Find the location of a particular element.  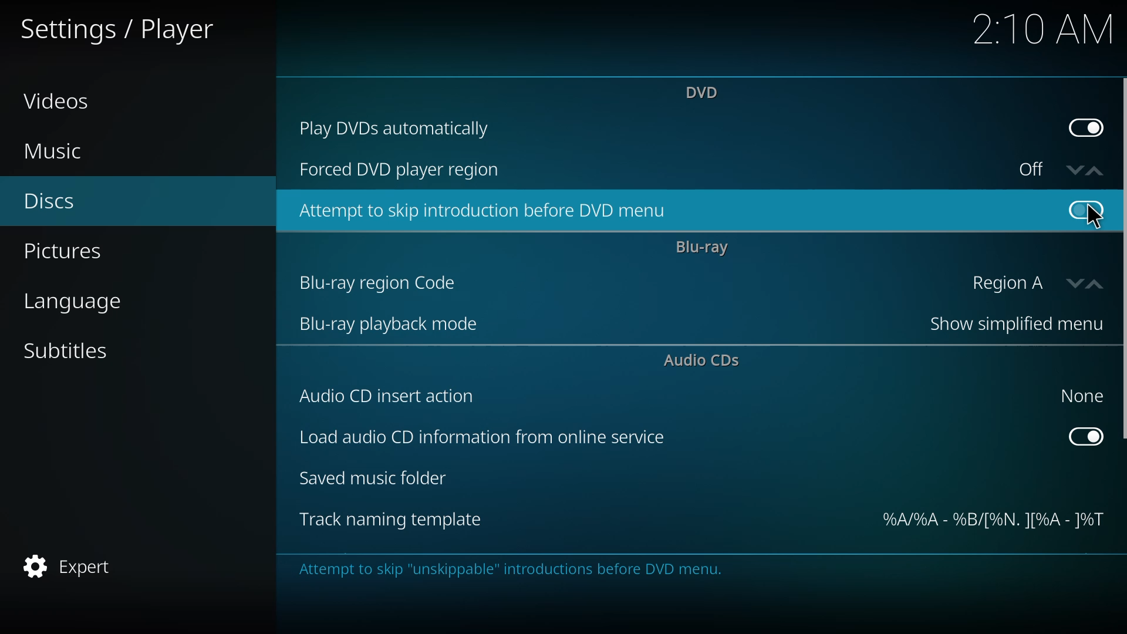

none is located at coordinates (1074, 395).